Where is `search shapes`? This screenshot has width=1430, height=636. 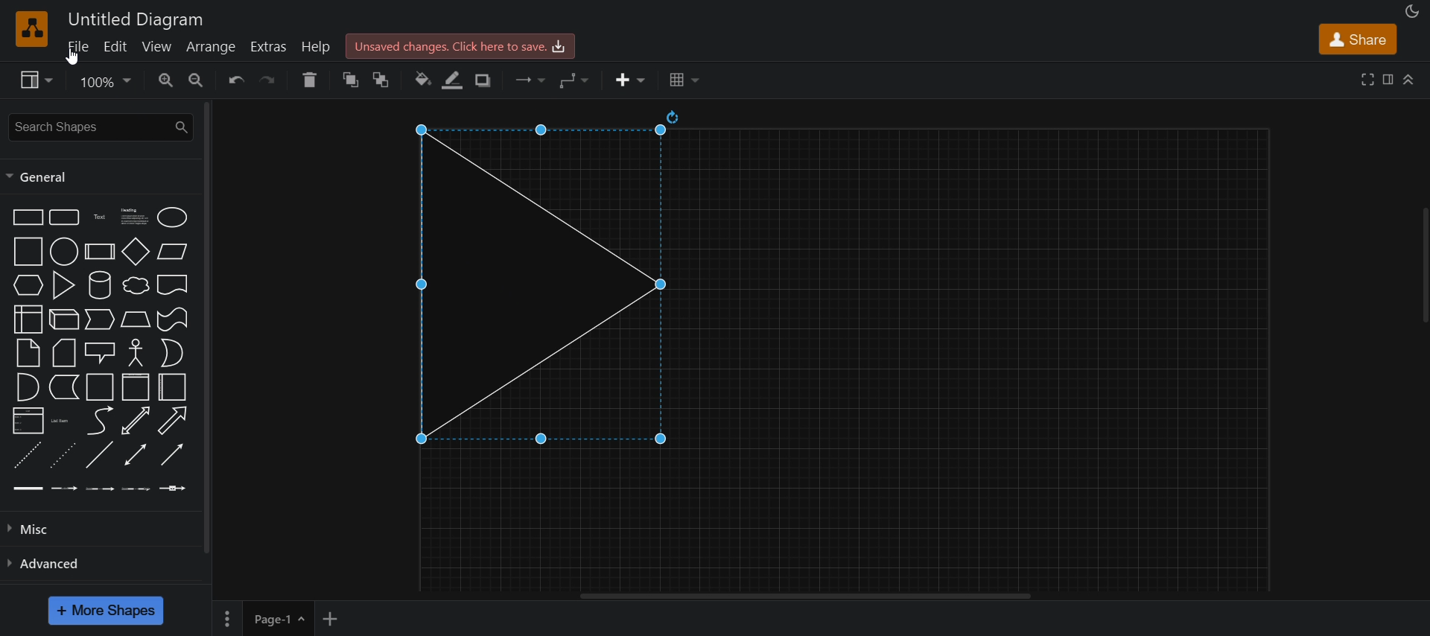 search shapes is located at coordinates (100, 127).